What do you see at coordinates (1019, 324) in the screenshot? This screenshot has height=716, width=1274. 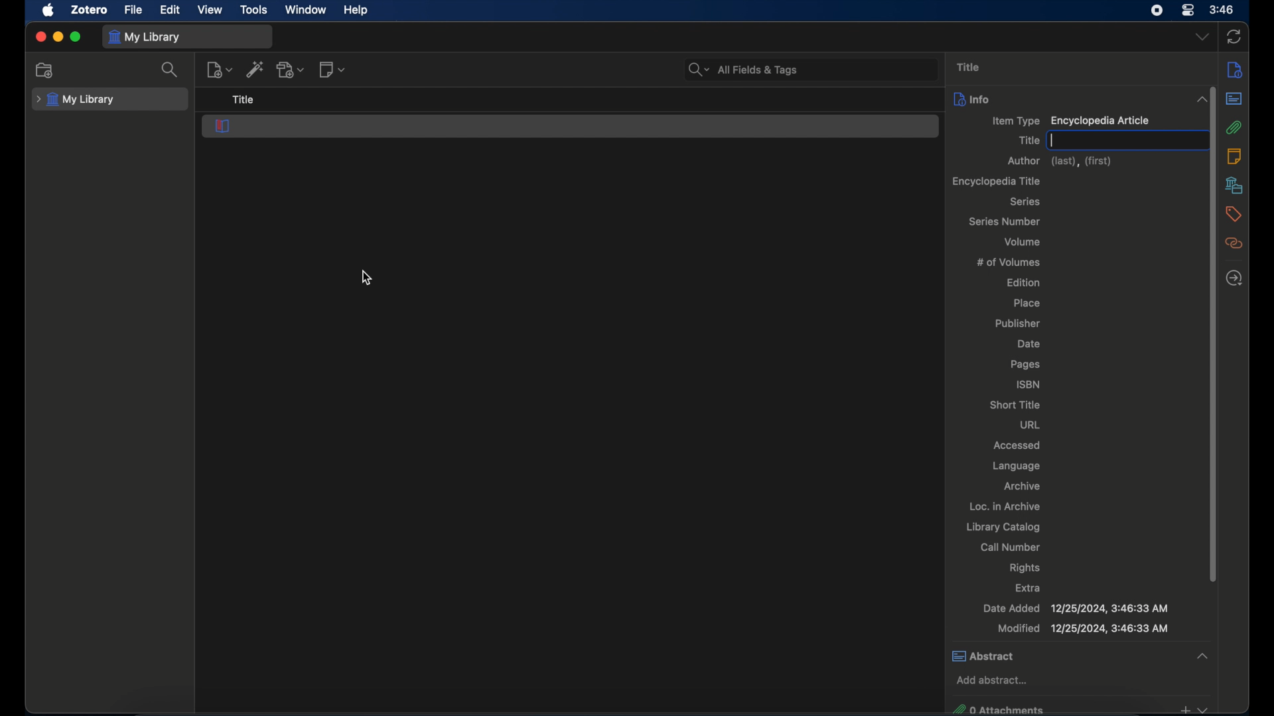 I see `publisher` at bounding box center [1019, 324].